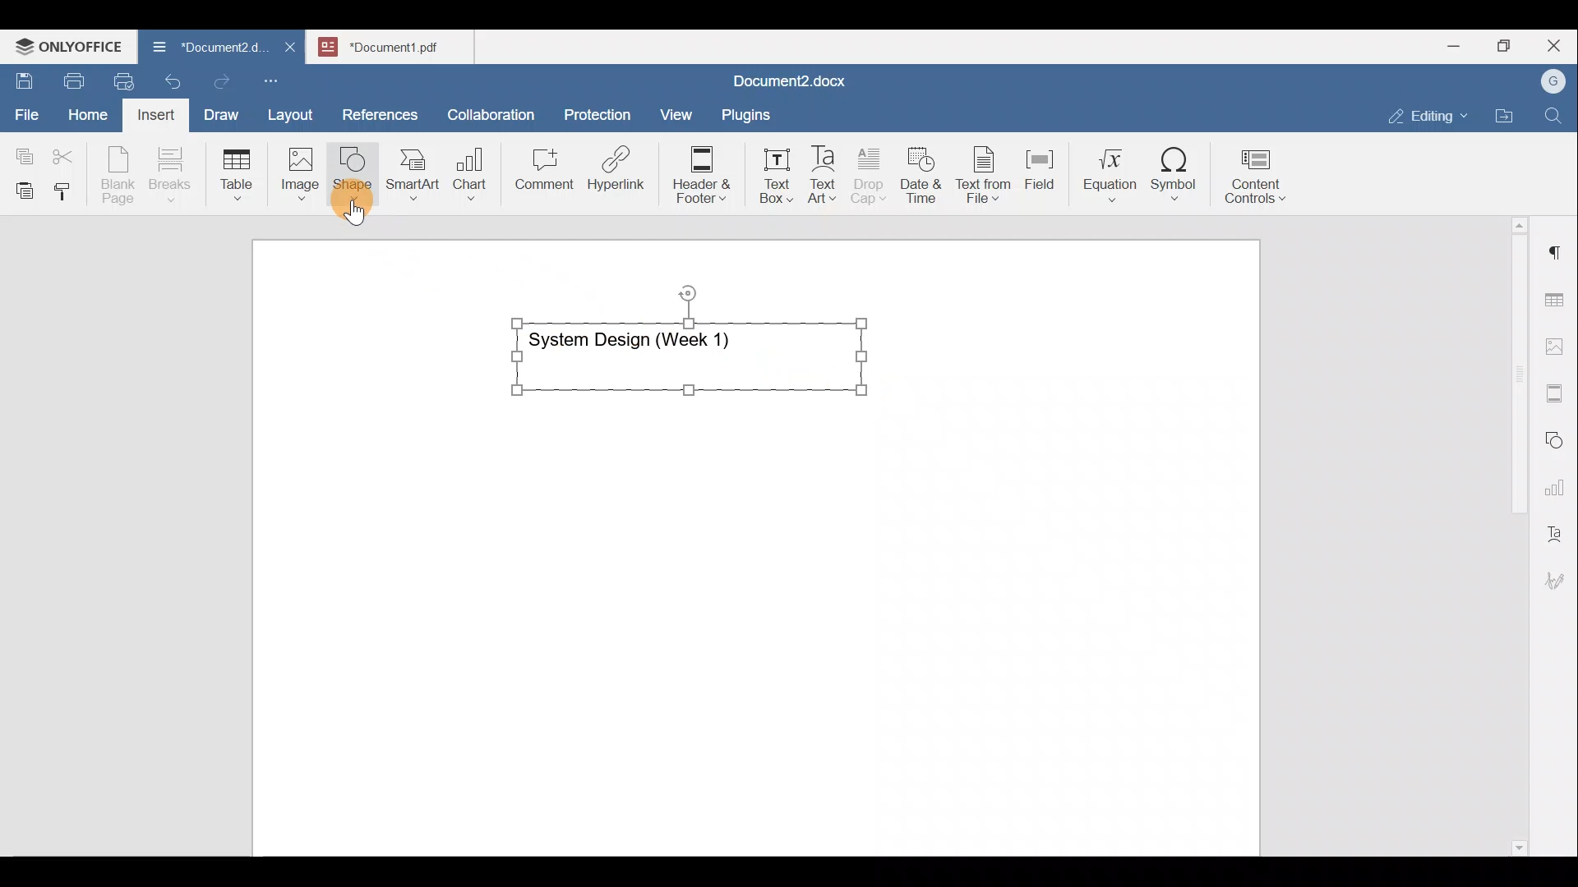  What do you see at coordinates (219, 111) in the screenshot?
I see `Draw` at bounding box center [219, 111].